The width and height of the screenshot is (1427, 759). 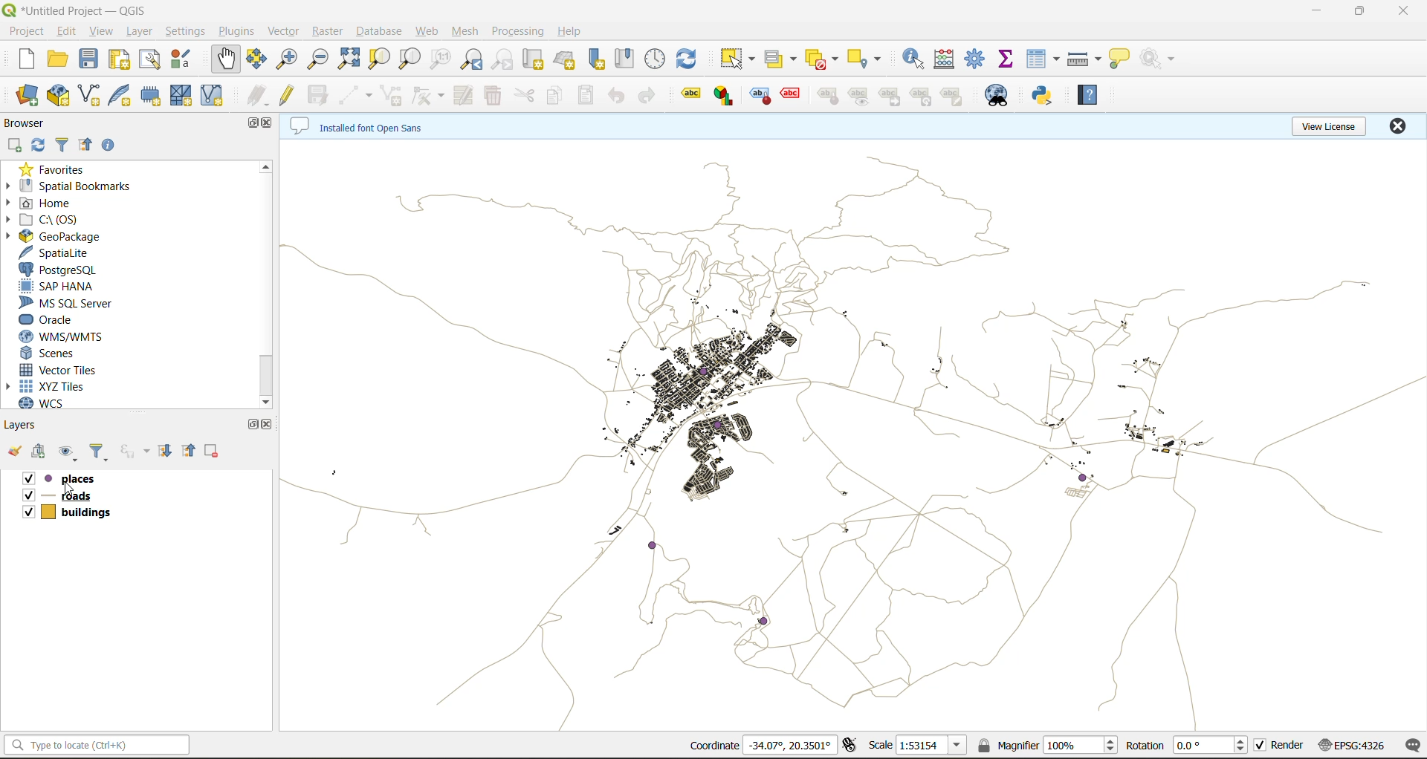 I want to click on zoom last, so click(x=477, y=59).